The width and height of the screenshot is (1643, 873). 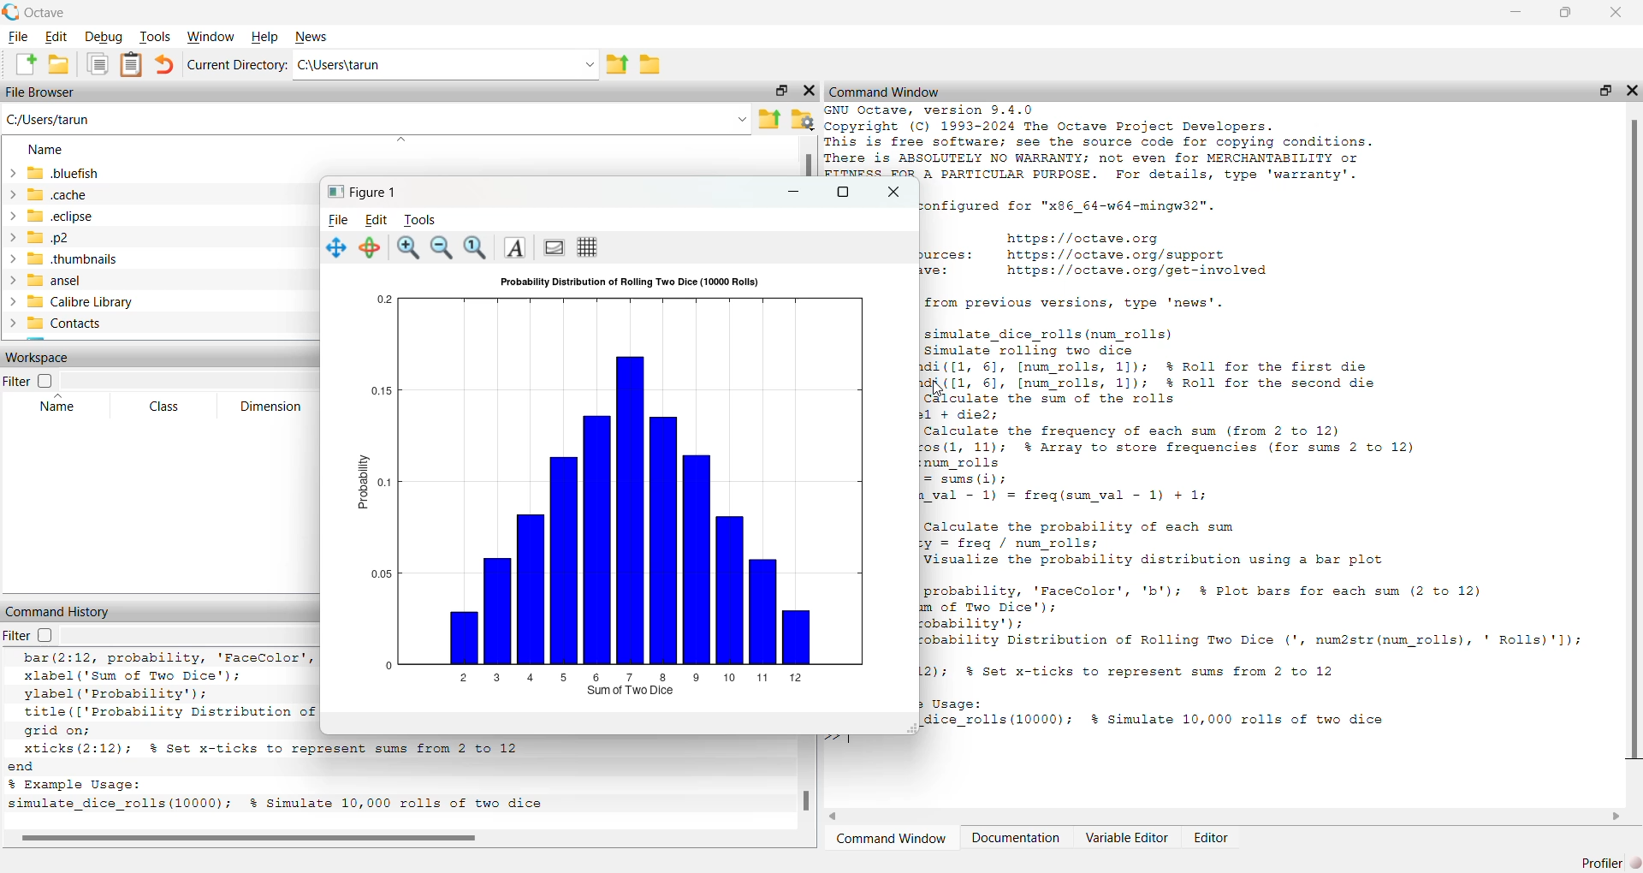 I want to click on File, so click(x=17, y=38).